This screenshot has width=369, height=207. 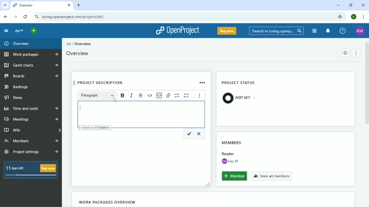 What do you see at coordinates (363, 17) in the screenshot?
I see `Customize and control google chrome` at bounding box center [363, 17].